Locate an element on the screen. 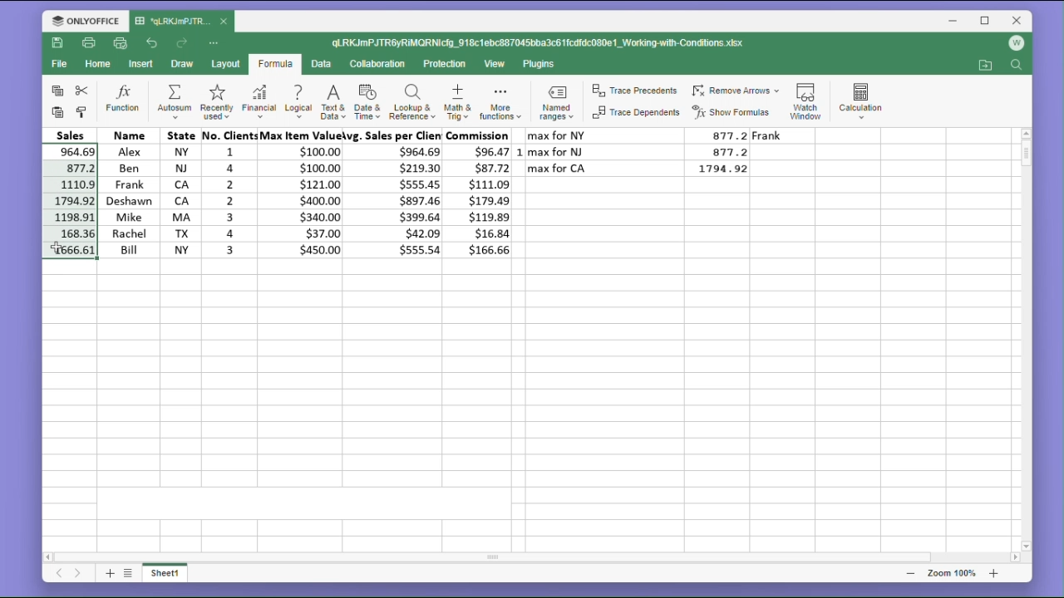 The height and width of the screenshot is (598, 1064). function is located at coordinates (123, 100).